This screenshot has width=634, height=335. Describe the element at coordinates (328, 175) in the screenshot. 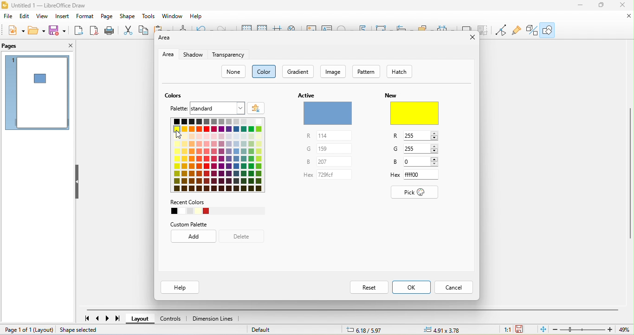

I see `hex 729 cf` at that location.